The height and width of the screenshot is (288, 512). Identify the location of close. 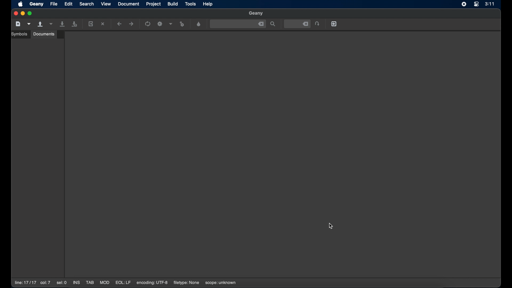
(261, 24).